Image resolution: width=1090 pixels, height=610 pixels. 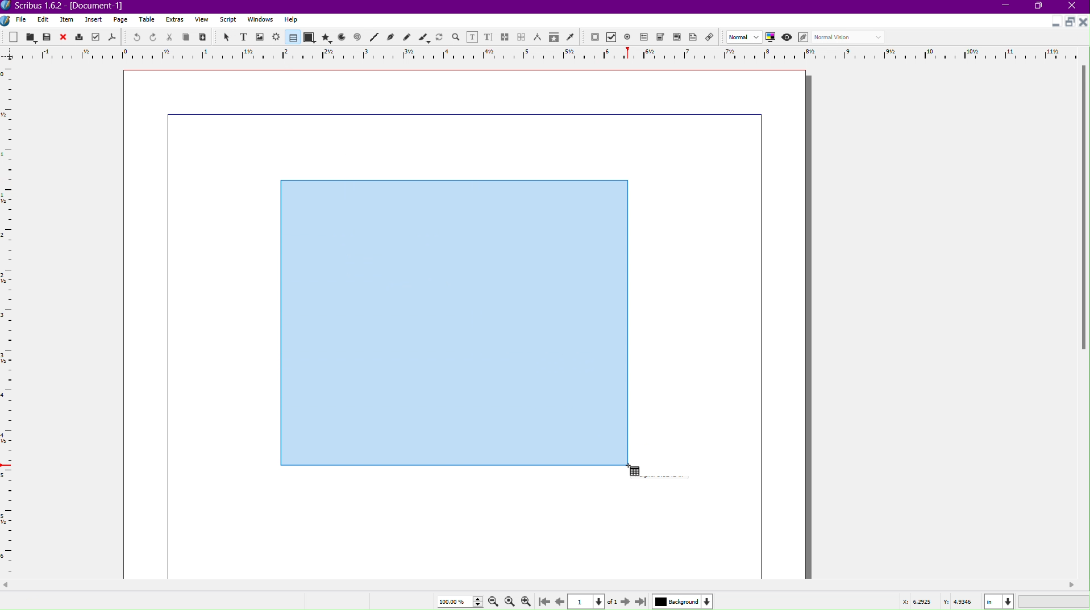 What do you see at coordinates (772, 39) in the screenshot?
I see `Toggle Color Management System` at bounding box center [772, 39].